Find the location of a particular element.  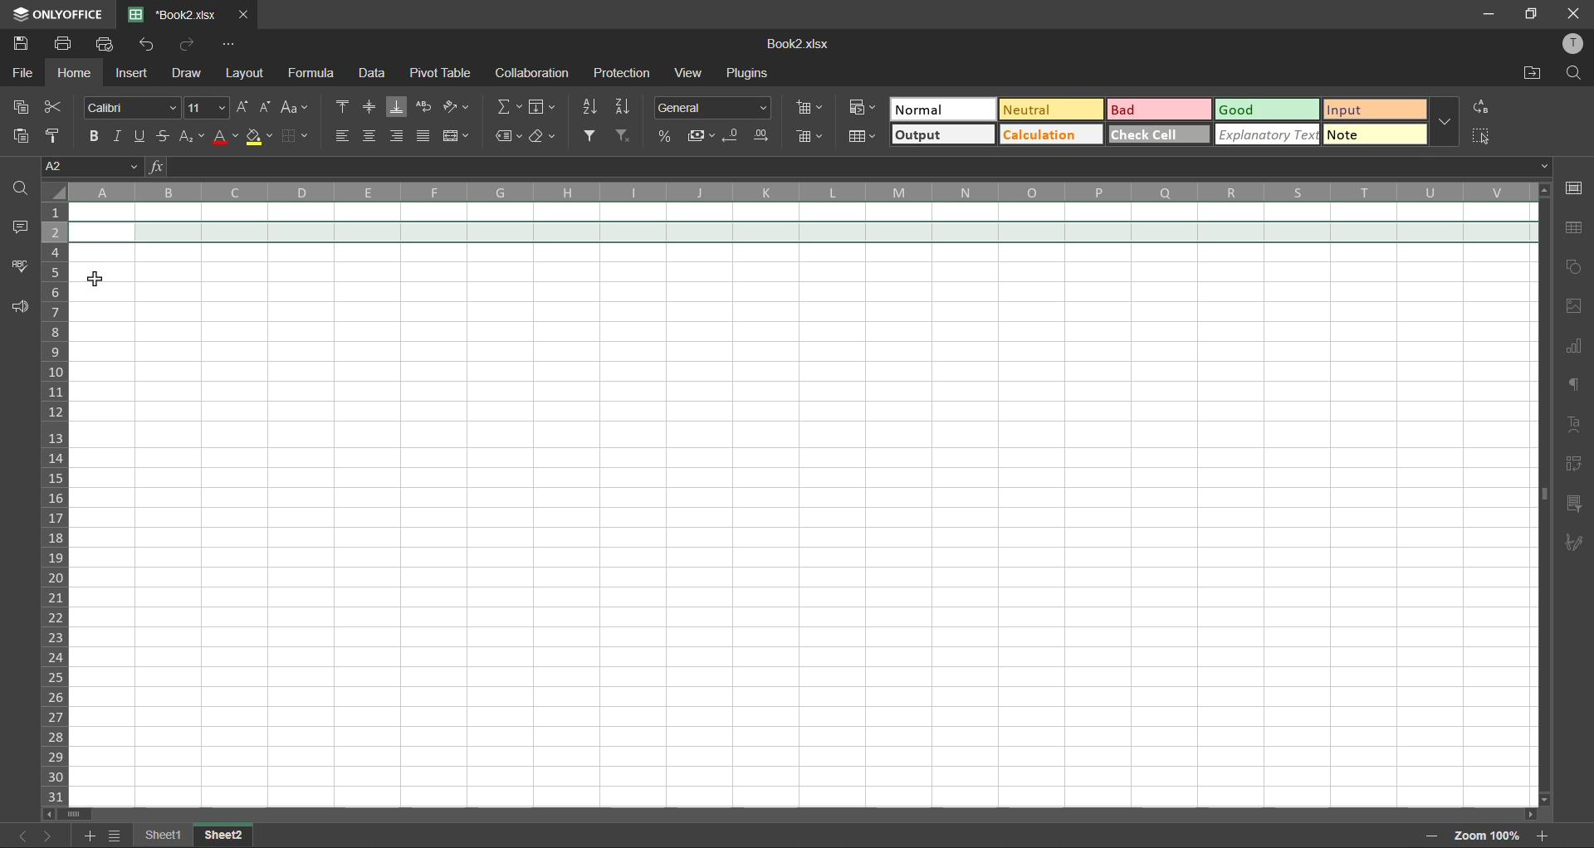

scroll bar is located at coordinates (797, 814).